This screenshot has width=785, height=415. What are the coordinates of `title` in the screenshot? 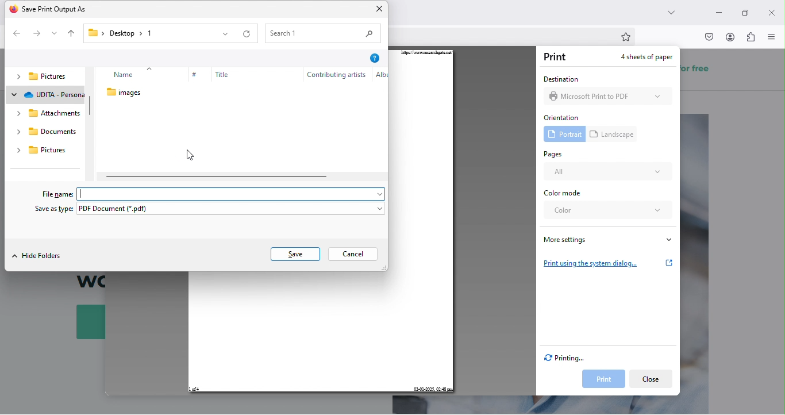 It's located at (218, 78).